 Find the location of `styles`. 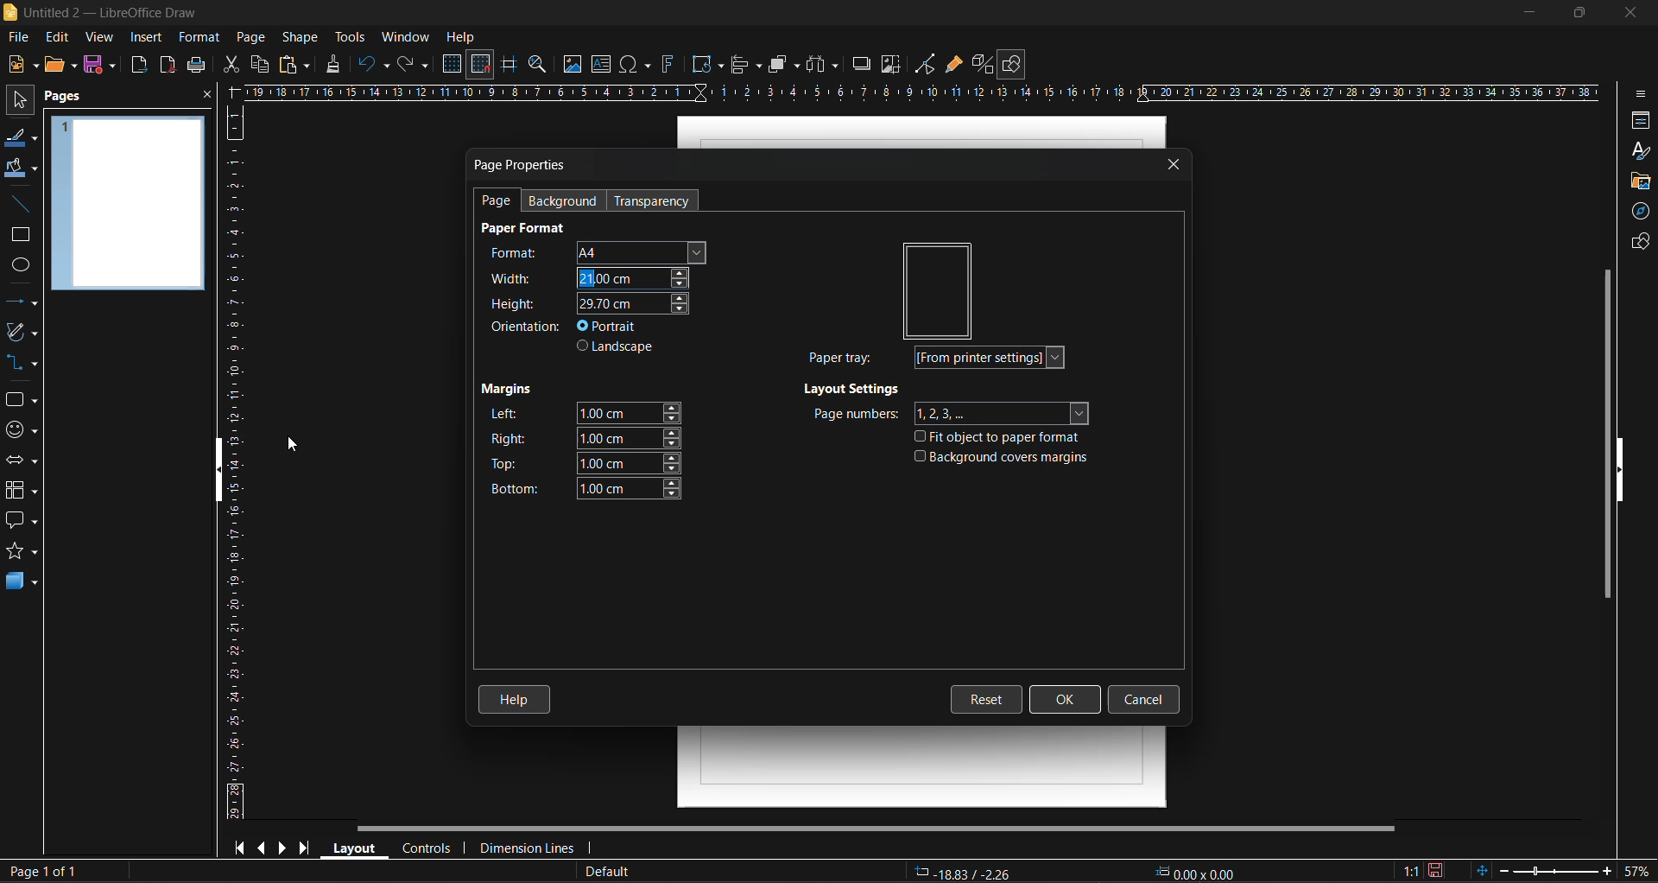

styles is located at coordinates (1641, 152).